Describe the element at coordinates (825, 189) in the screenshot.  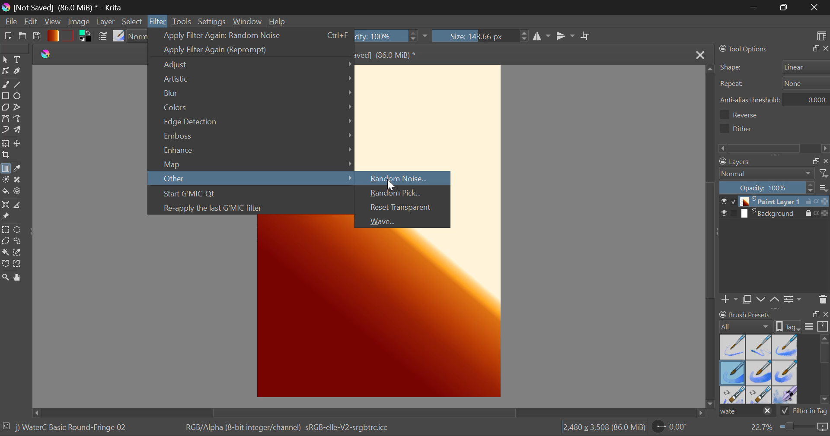
I see `menu` at that location.